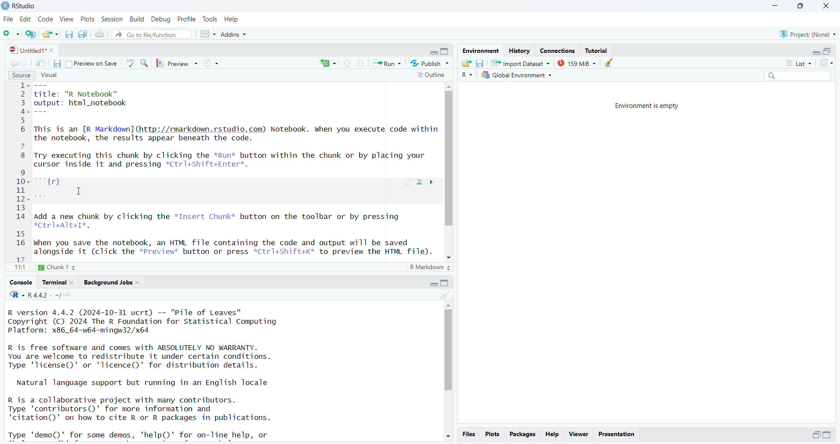  I want to click on background jobs, so click(112, 282).